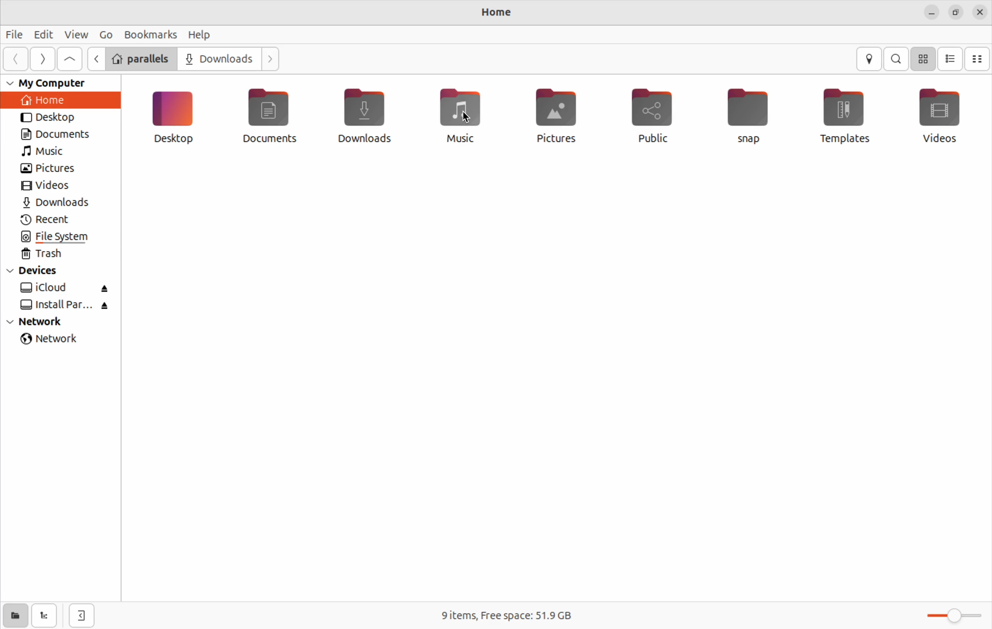 This screenshot has height=629, width=992. I want to click on cursor, so click(469, 119).